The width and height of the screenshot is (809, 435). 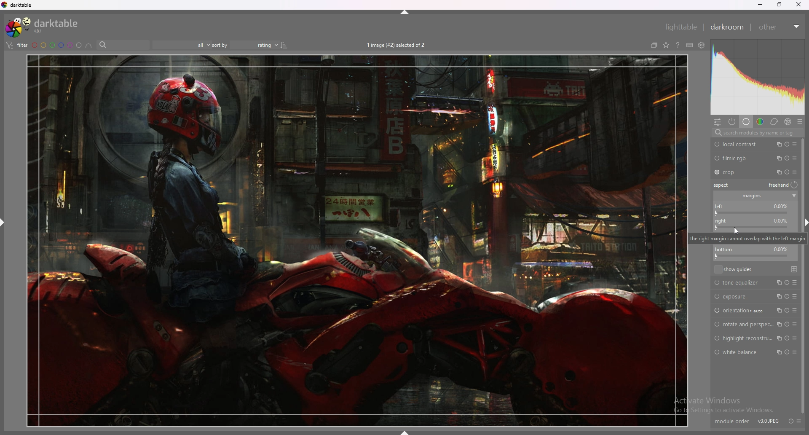 I want to click on presets, so click(x=795, y=144).